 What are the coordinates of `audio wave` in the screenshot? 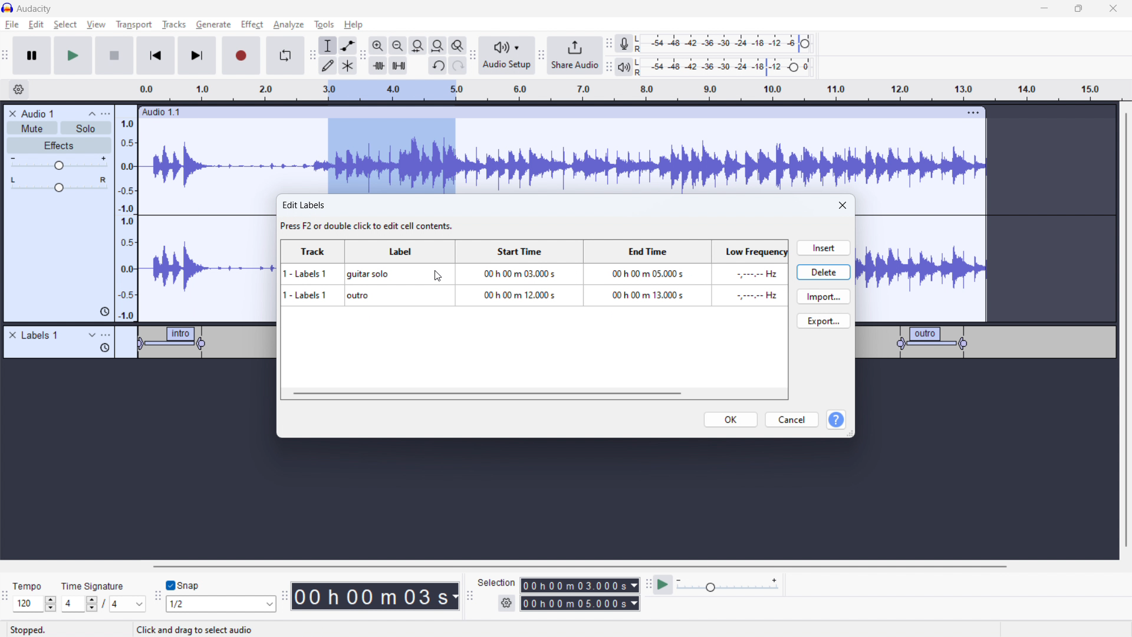 It's located at (922, 268).